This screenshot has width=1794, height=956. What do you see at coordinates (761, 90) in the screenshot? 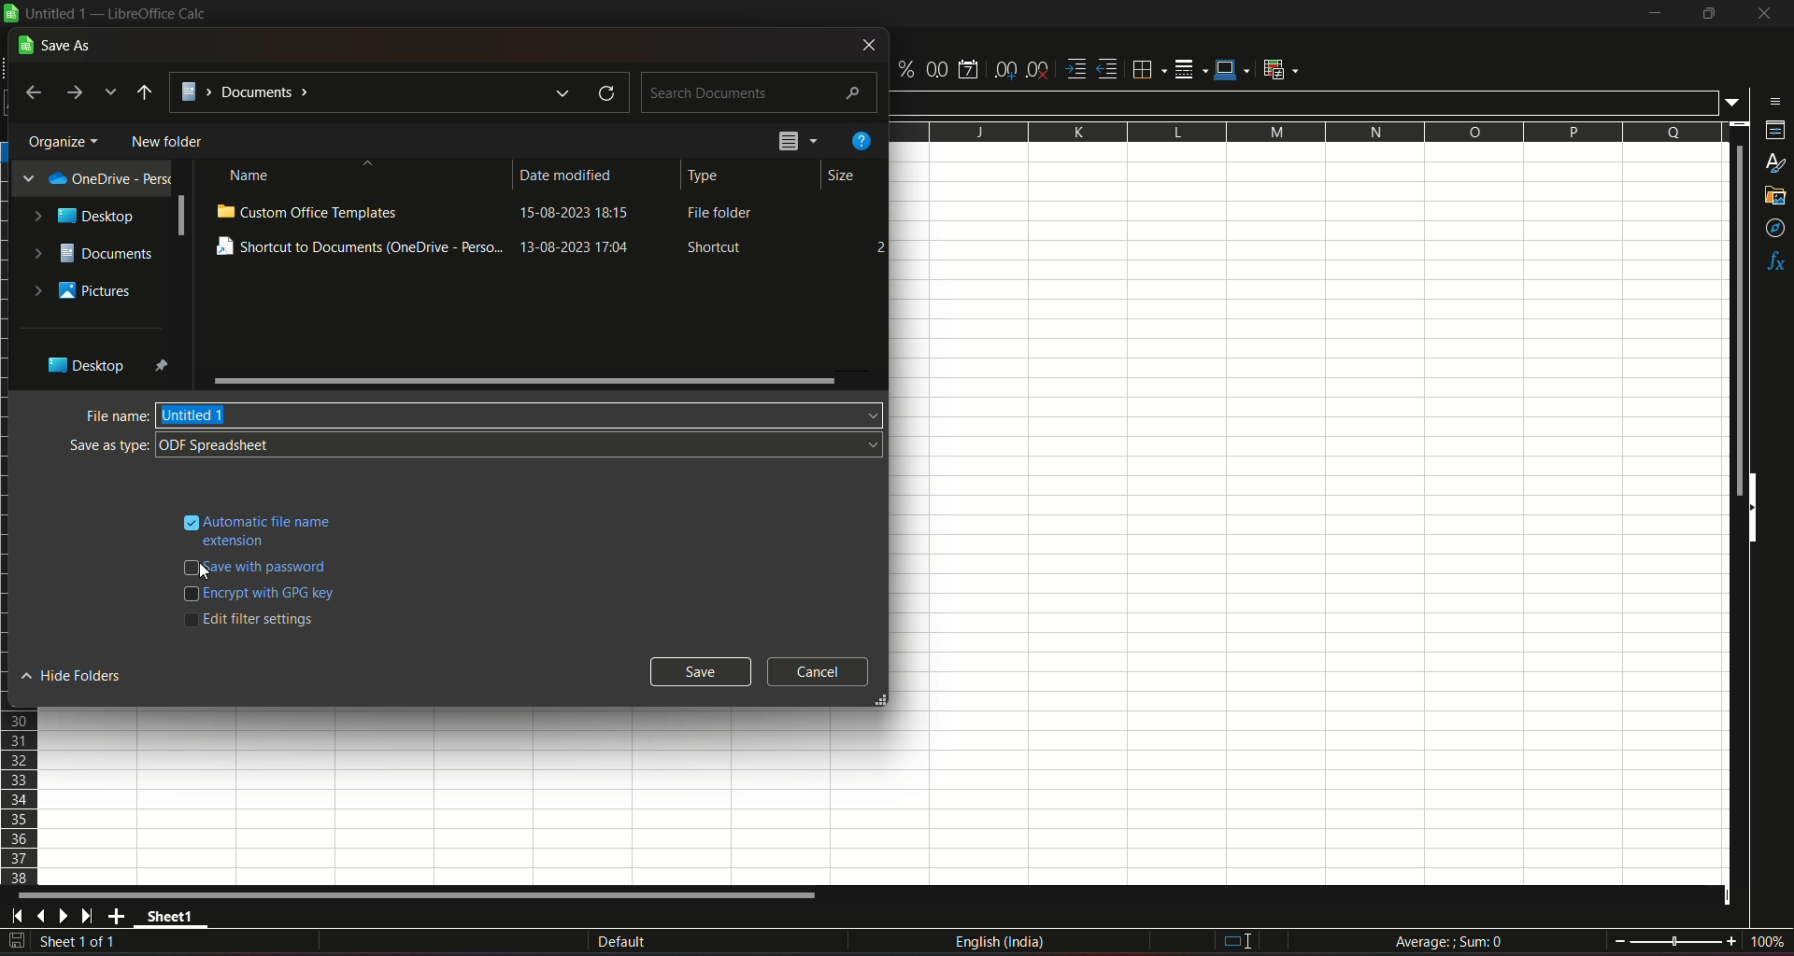
I see `search bar` at bounding box center [761, 90].